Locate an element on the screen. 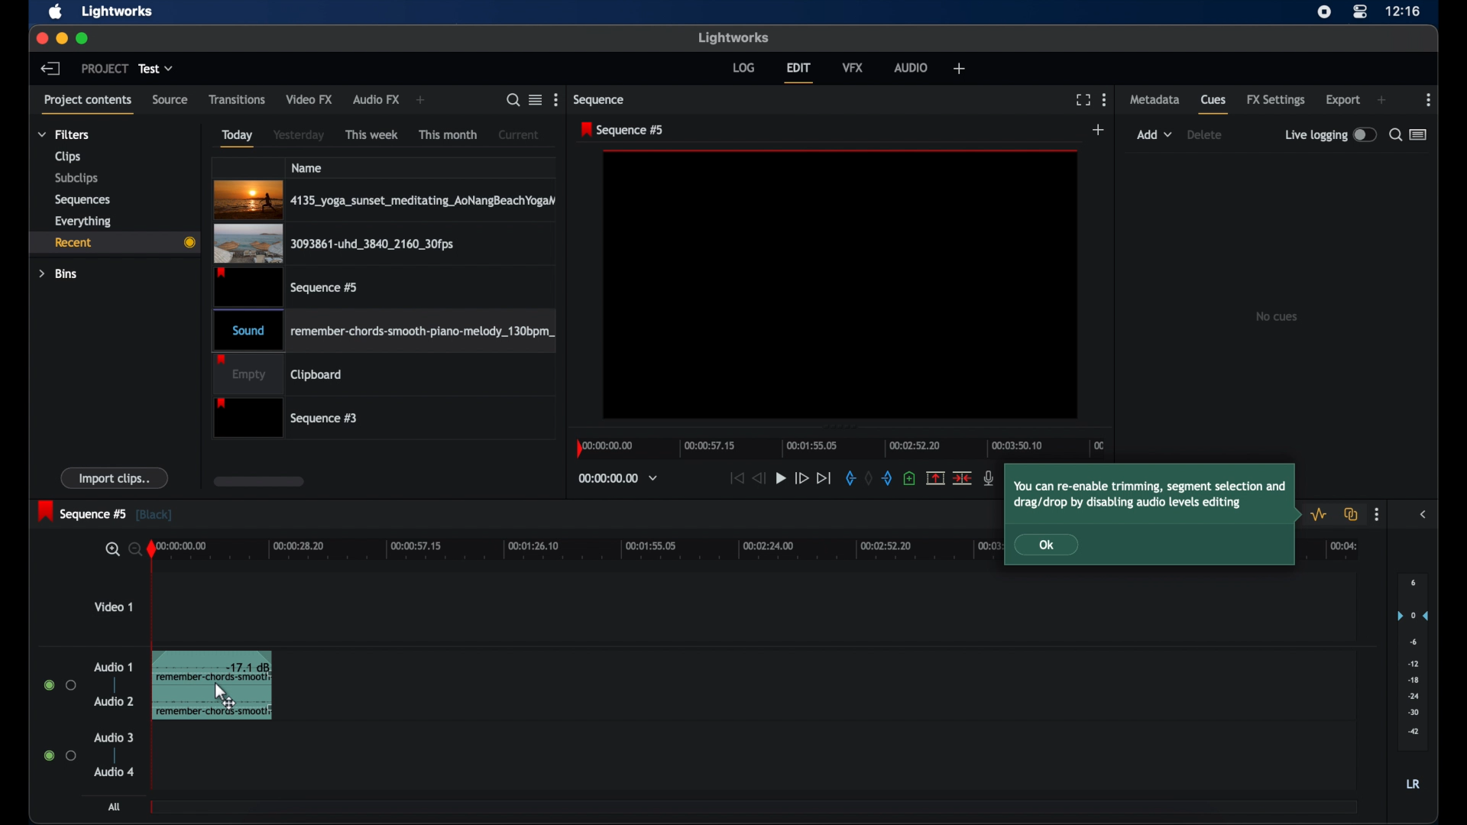  sequencies is located at coordinates (83, 200).